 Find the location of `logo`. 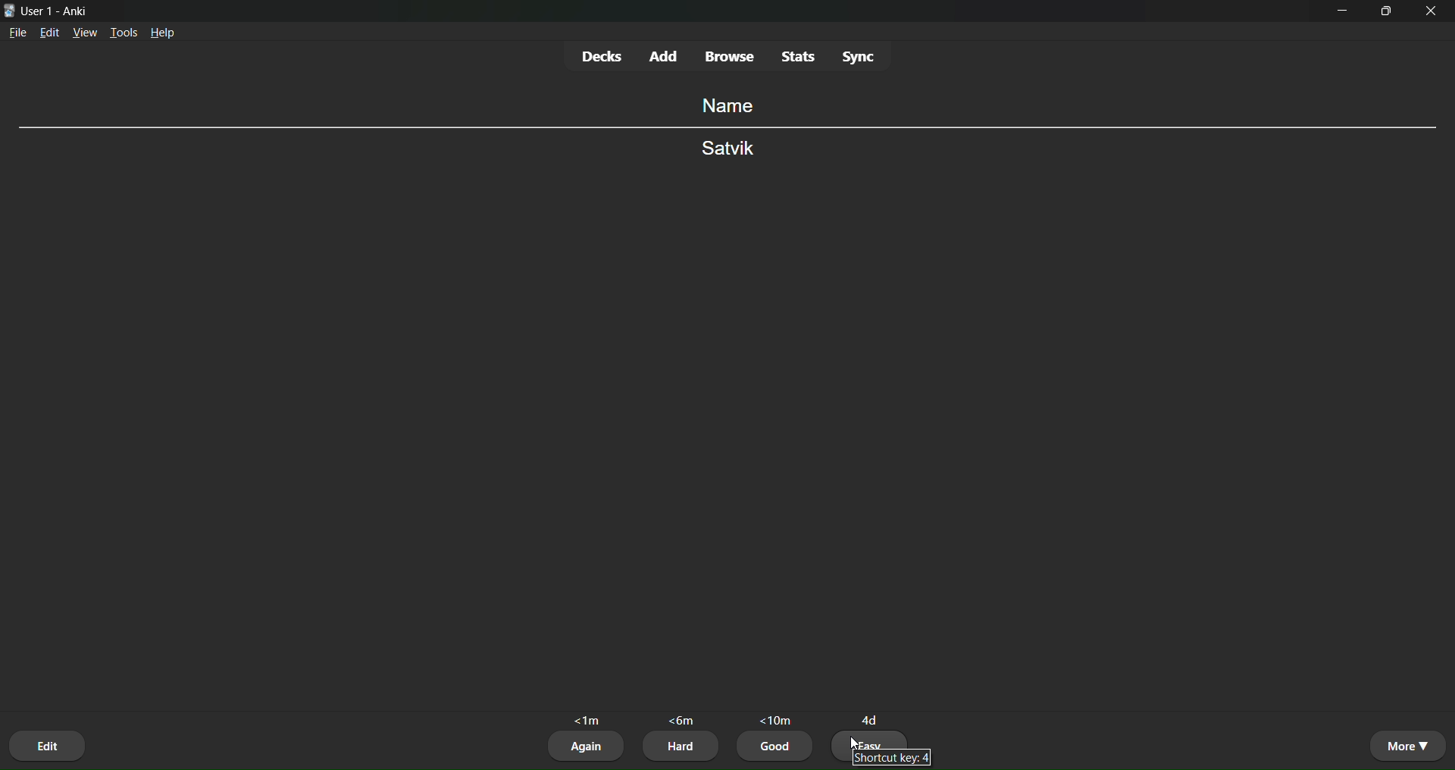

logo is located at coordinates (8, 9).